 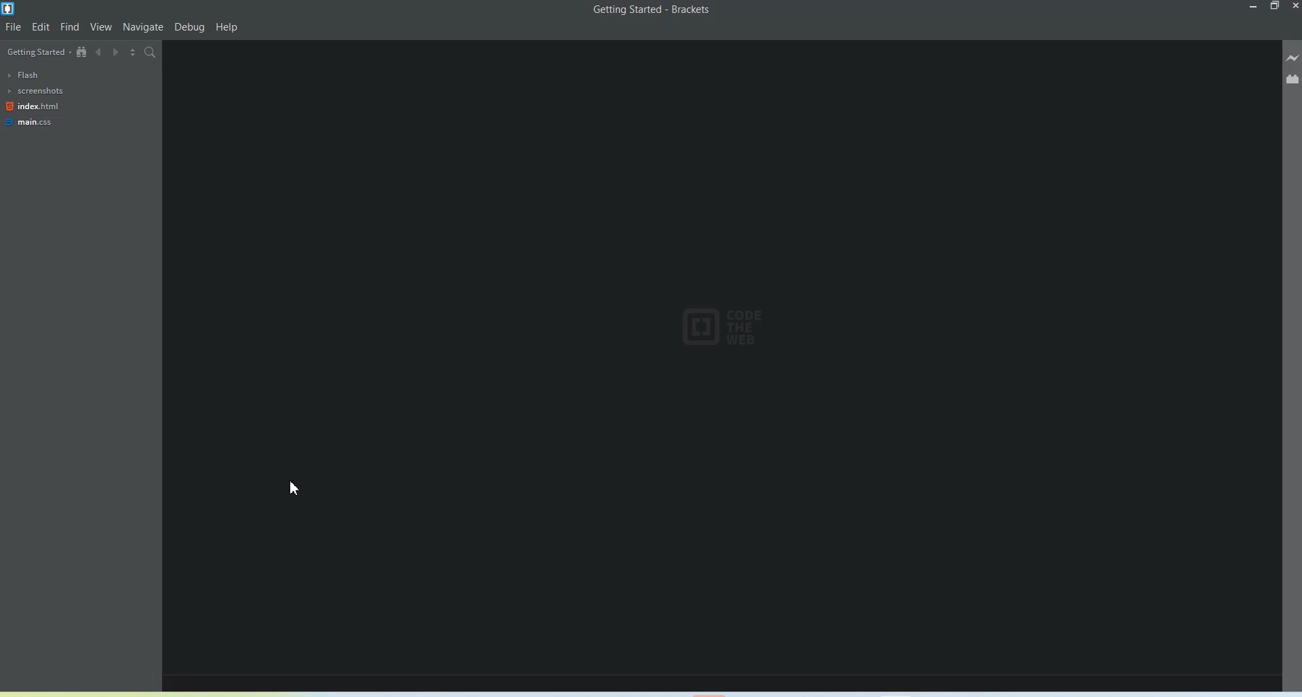 What do you see at coordinates (37, 106) in the screenshot?
I see `index` at bounding box center [37, 106].